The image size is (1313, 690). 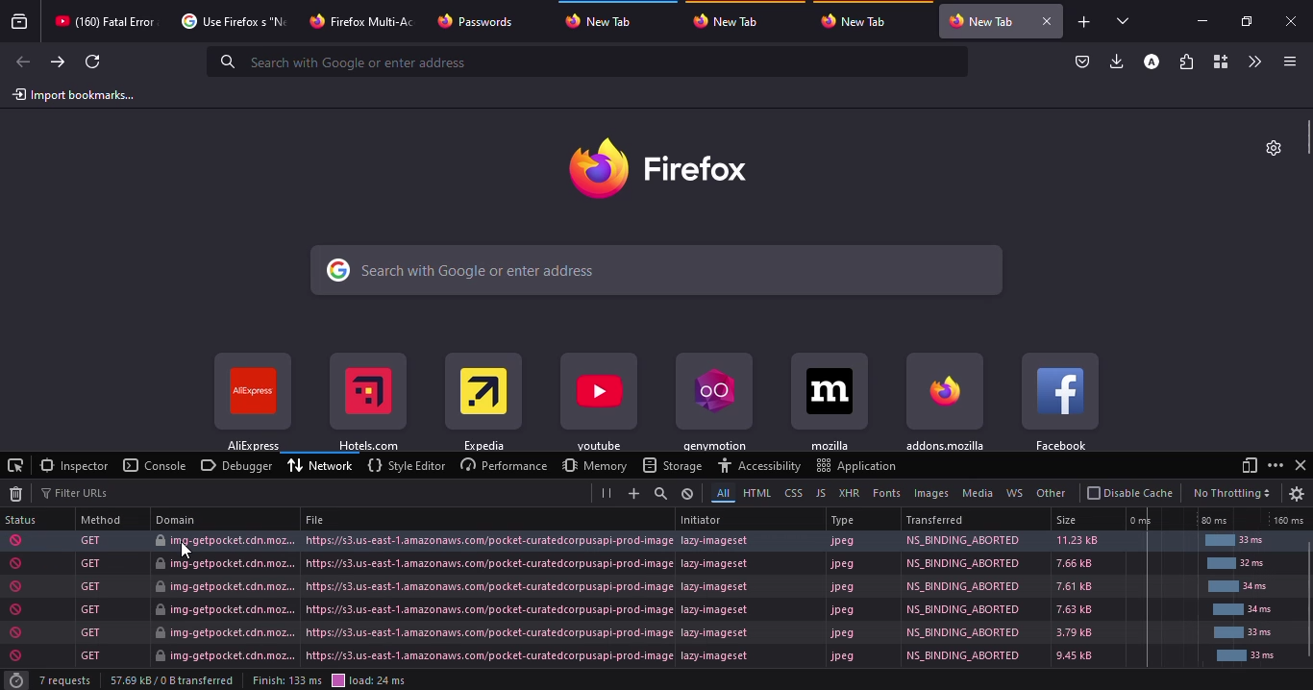 I want to click on disable cache, so click(x=1130, y=493).